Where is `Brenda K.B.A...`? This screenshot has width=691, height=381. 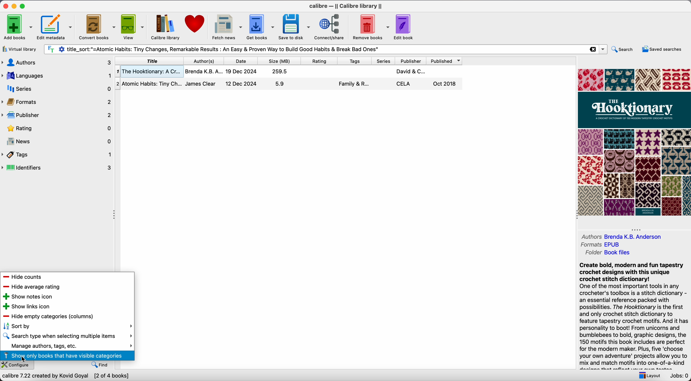 Brenda K.B.A... is located at coordinates (203, 71).